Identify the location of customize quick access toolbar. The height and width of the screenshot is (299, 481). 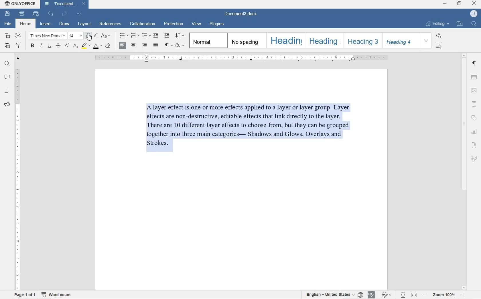
(79, 14).